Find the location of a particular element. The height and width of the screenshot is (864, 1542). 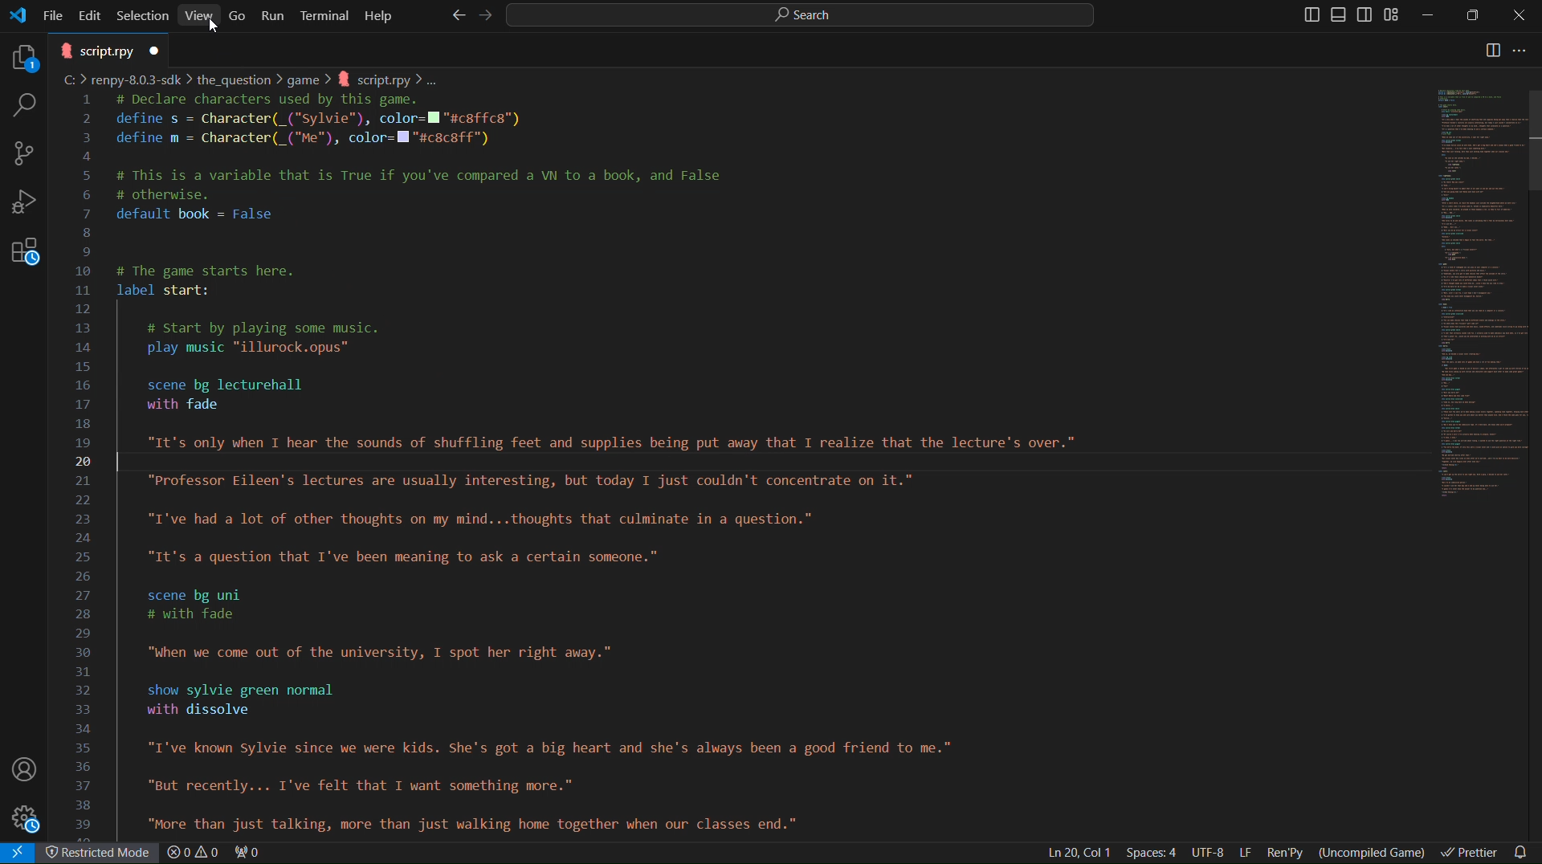

Terminal is located at coordinates (325, 14).